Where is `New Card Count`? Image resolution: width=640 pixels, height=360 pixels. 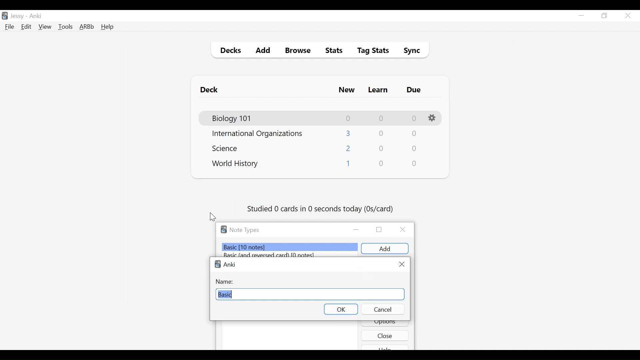
New Card Count is located at coordinates (348, 165).